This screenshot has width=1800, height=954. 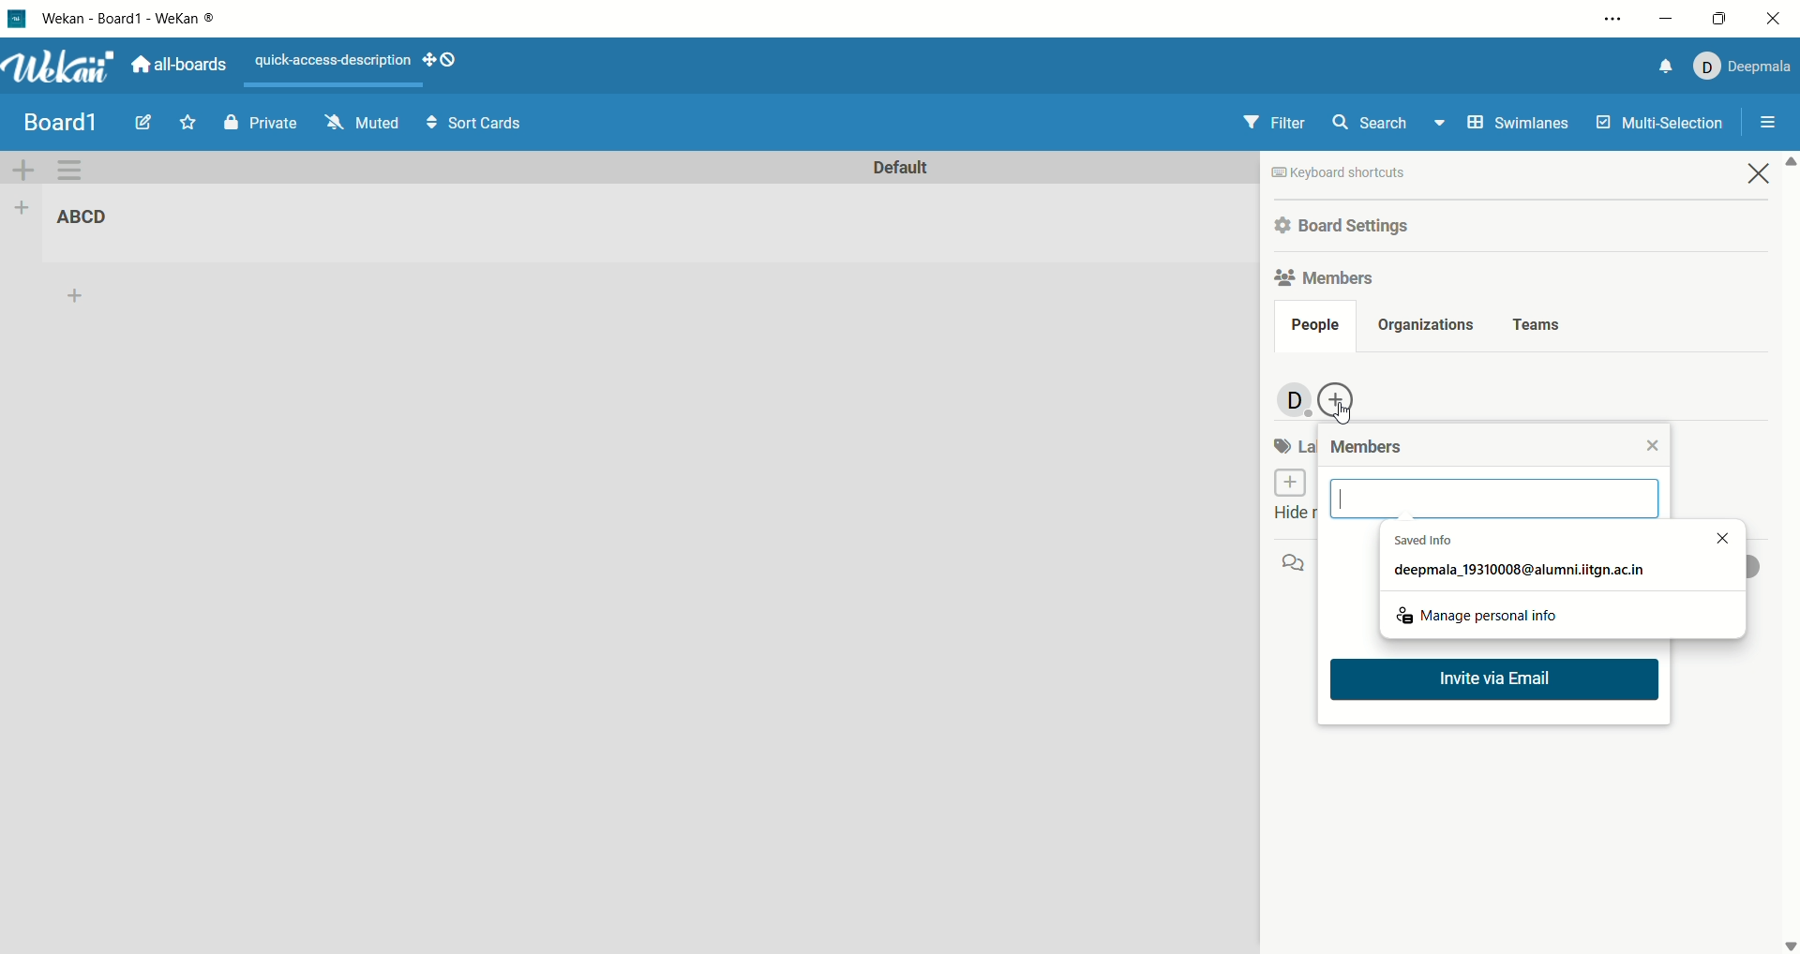 What do you see at coordinates (1340, 400) in the screenshot?
I see `add people` at bounding box center [1340, 400].